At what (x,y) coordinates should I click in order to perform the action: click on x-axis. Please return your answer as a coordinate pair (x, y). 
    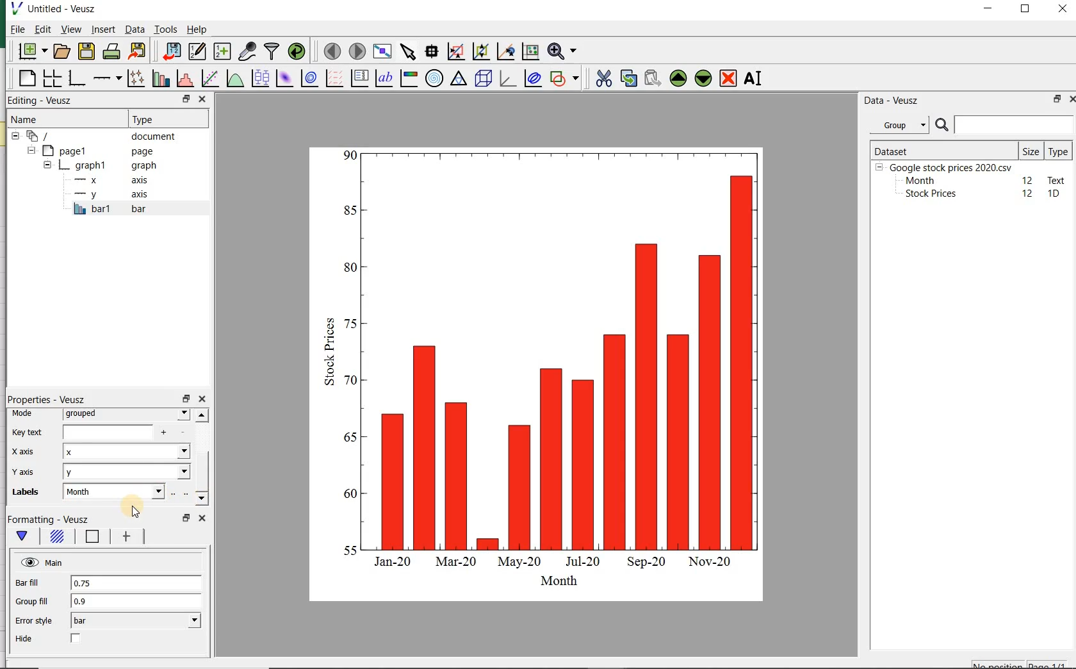
    Looking at the image, I should click on (25, 452).